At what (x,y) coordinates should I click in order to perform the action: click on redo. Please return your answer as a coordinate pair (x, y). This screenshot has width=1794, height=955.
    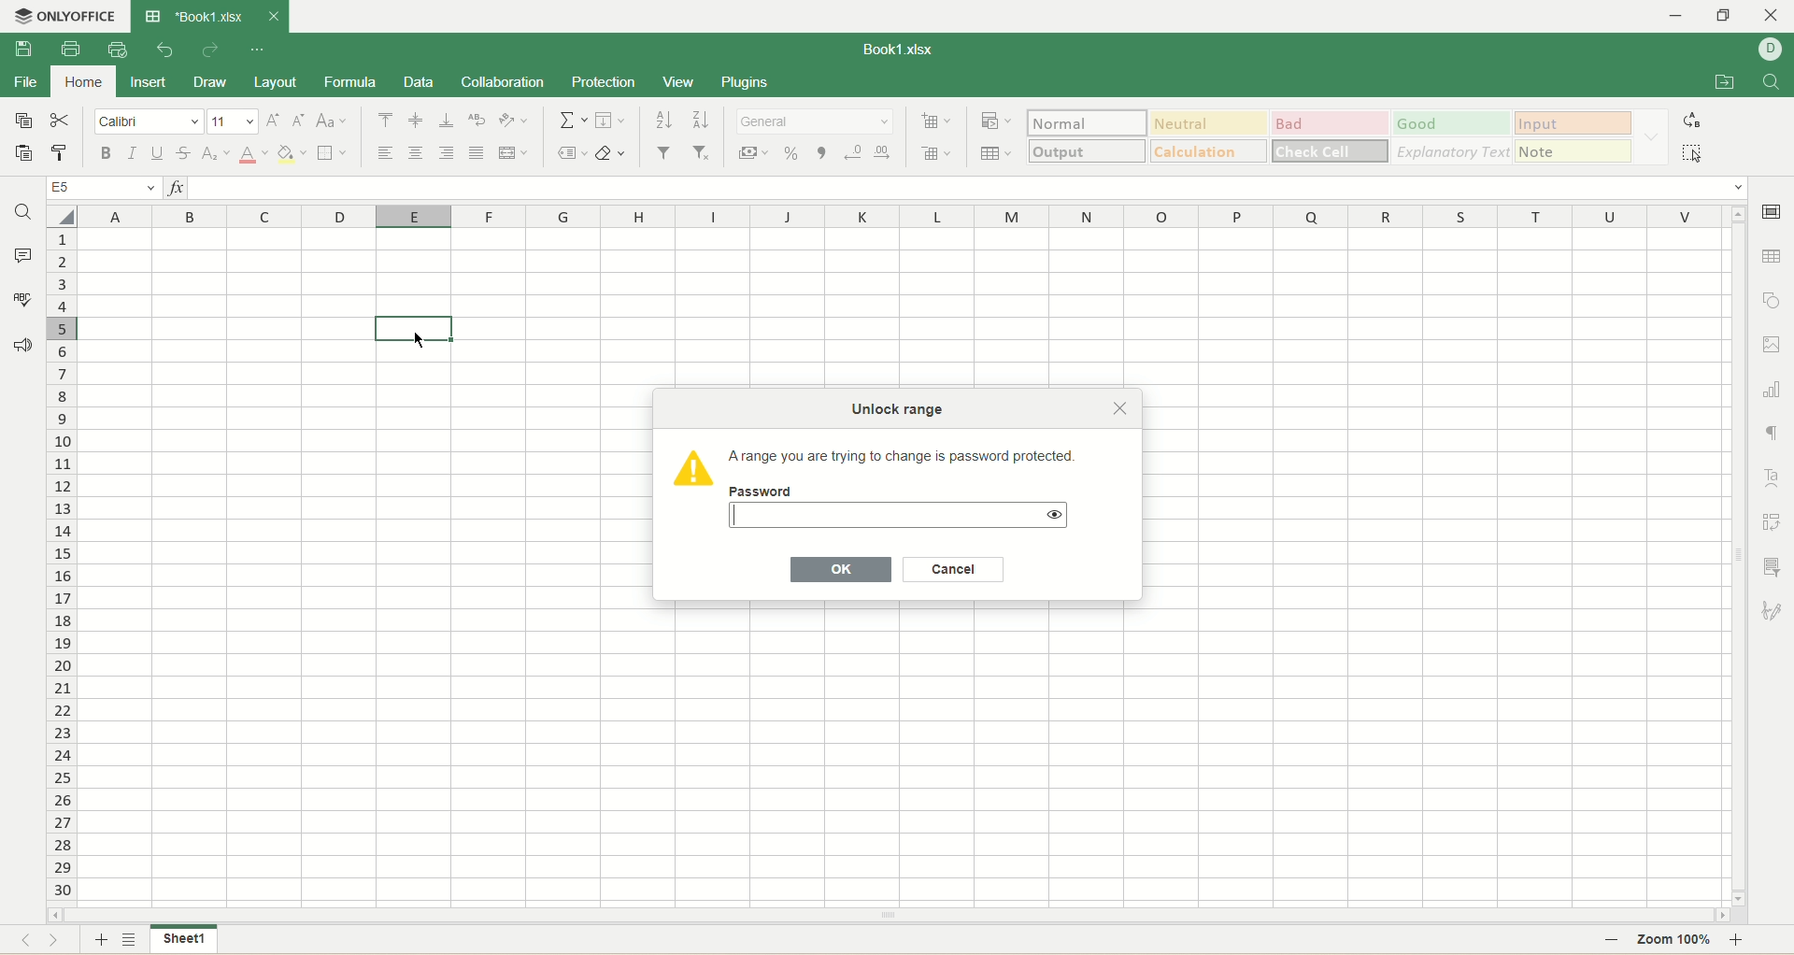
    Looking at the image, I should click on (216, 53).